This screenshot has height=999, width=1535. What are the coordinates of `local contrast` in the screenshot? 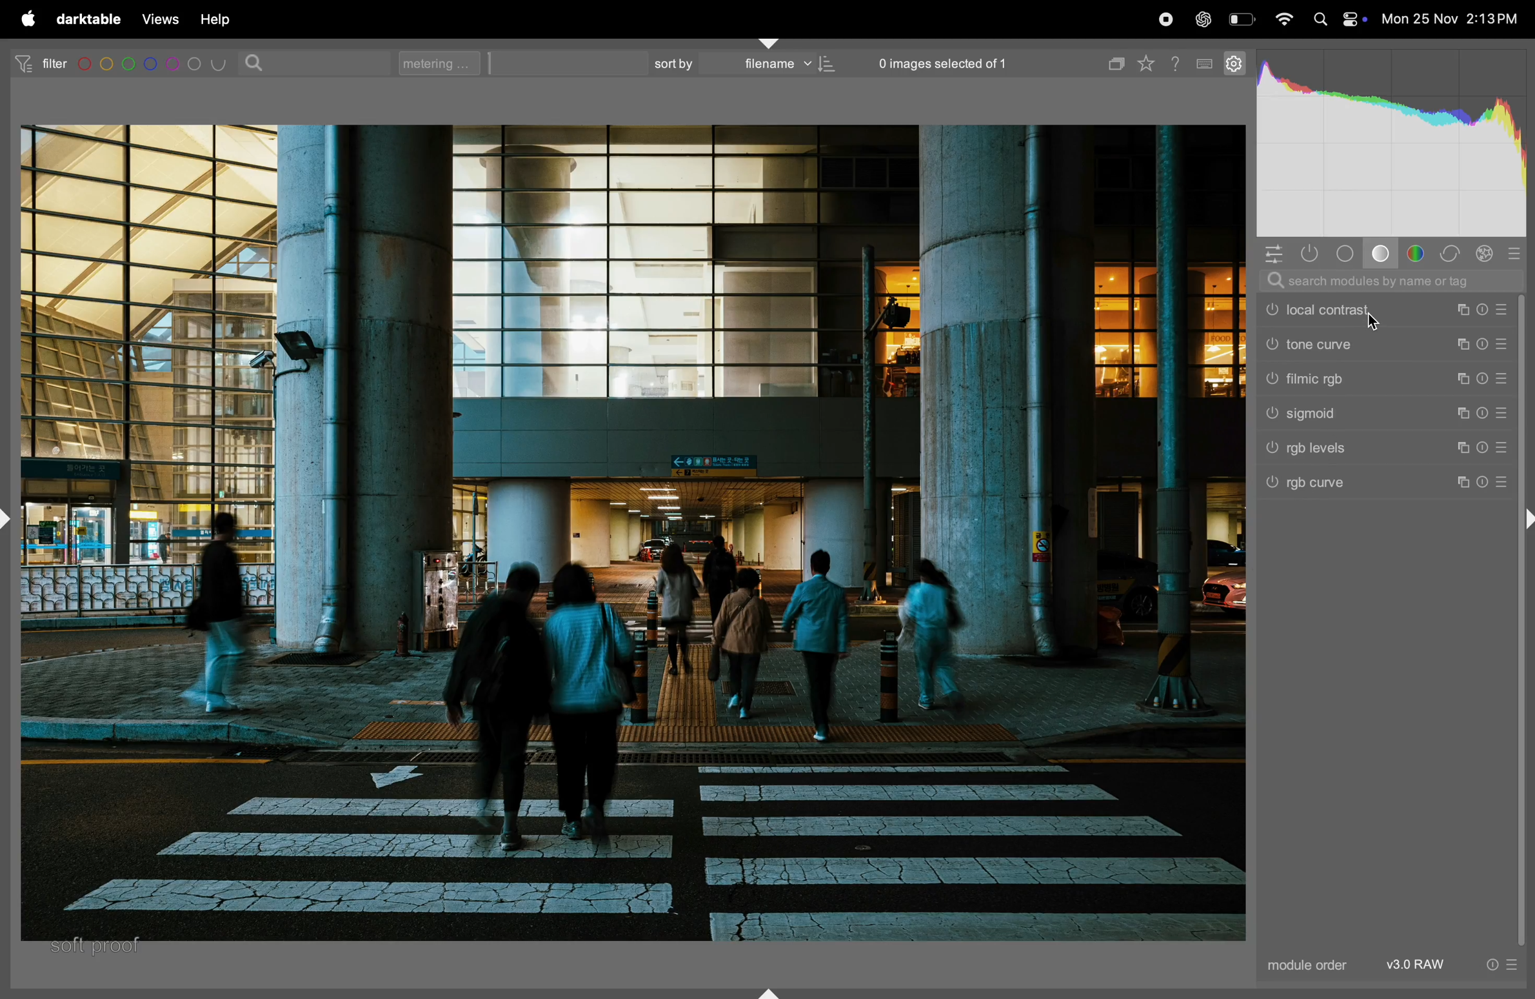 It's located at (1379, 310).